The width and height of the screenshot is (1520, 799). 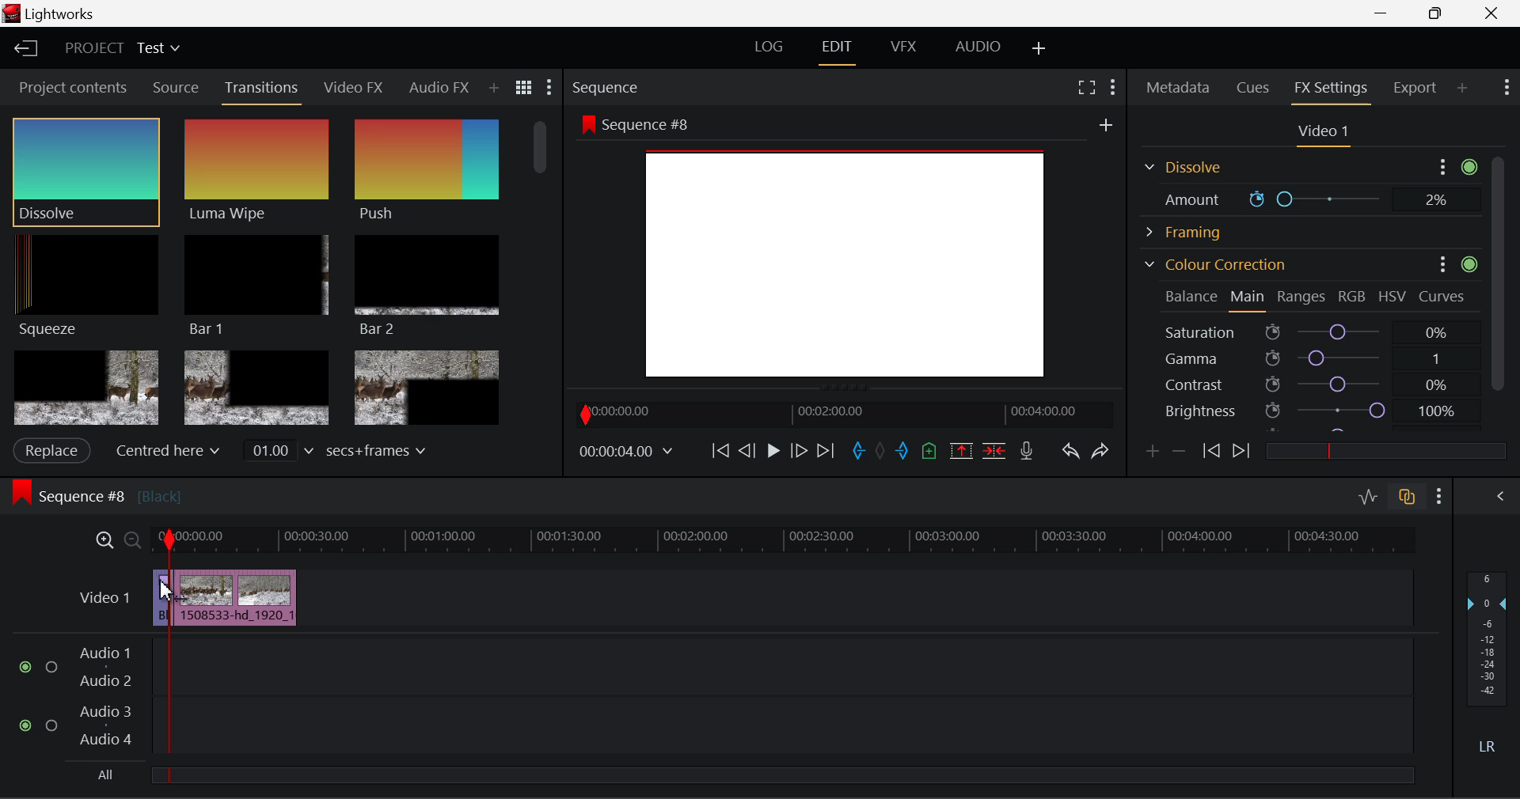 I want to click on Gamma, so click(x=1309, y=359).